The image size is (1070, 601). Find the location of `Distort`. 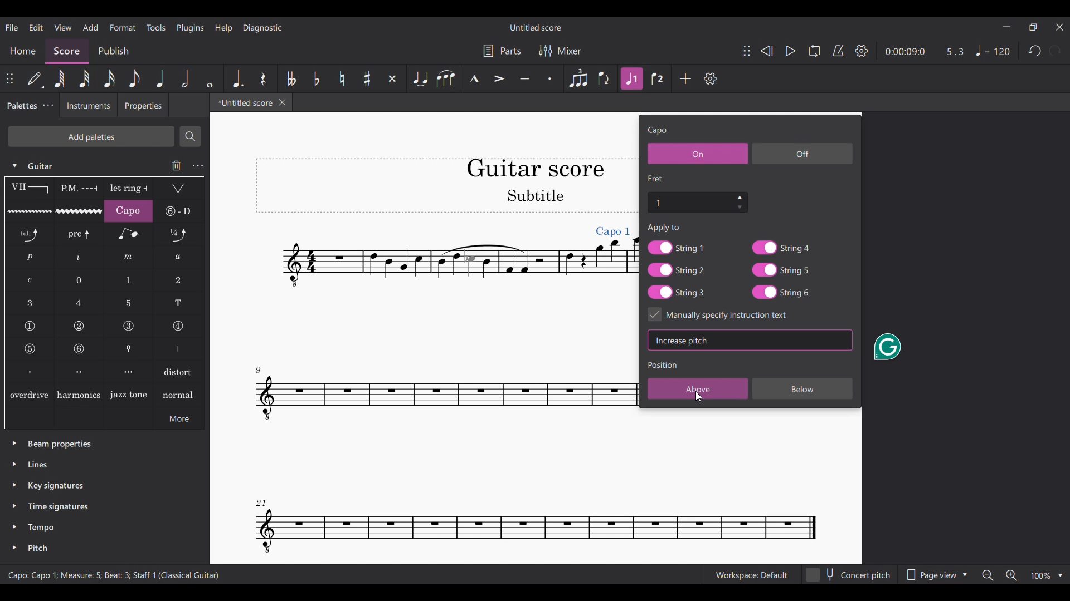

Distort is located at coordinates (179, 371).